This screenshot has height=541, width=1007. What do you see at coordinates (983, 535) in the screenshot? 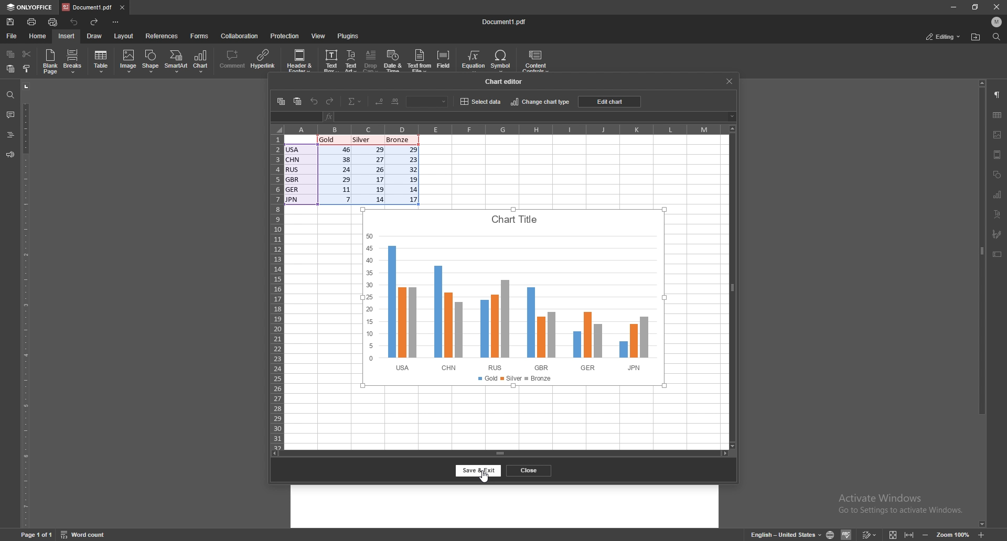
I see `zoom in` at bounding box center [983, 535].